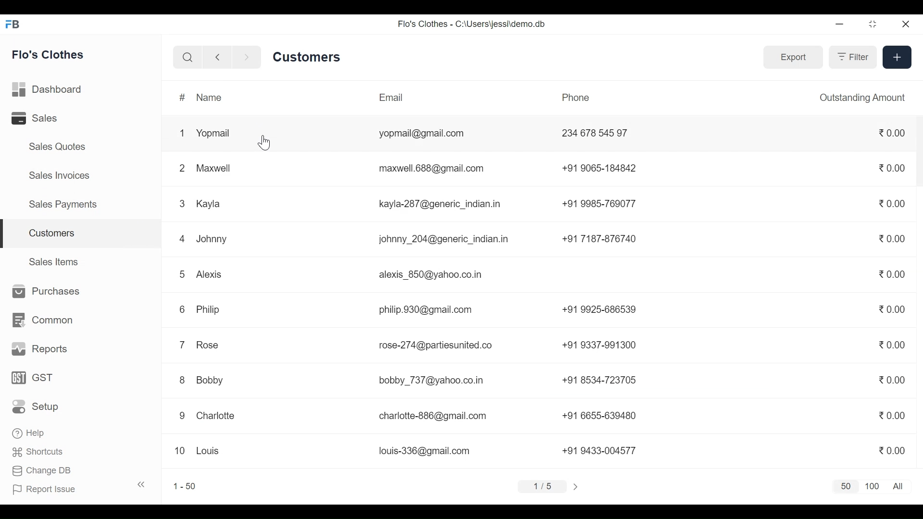  Describe the element at coordinates (42, 472) in the screenshot. I see `Change DB` at that location.